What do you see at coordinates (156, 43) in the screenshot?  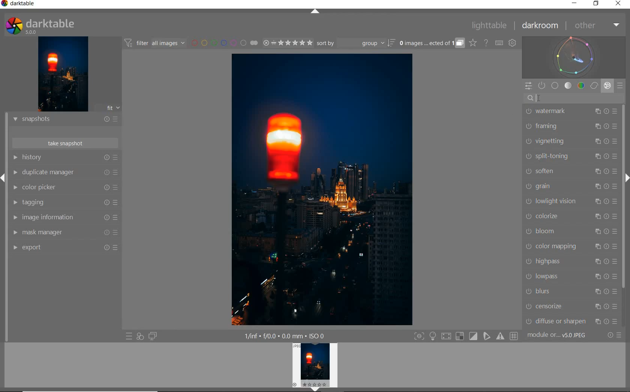 I see `FILTER IMAGES BASED ON THEIR MODULE ORDER` at bounding box center [156, 43].